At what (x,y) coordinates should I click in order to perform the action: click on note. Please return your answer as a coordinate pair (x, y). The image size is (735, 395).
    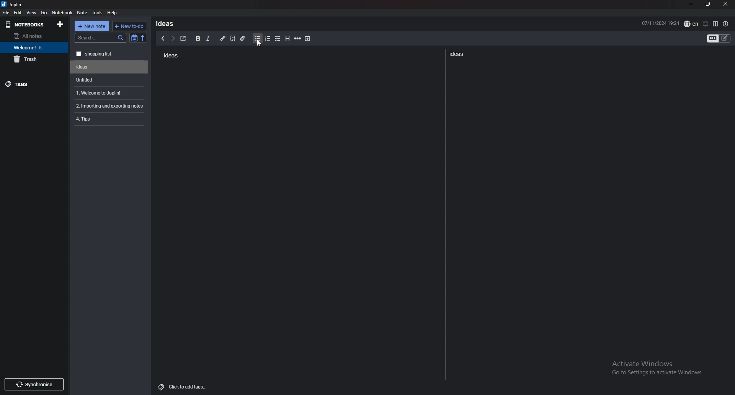
    Looking at the image, I should click on (82, 13).